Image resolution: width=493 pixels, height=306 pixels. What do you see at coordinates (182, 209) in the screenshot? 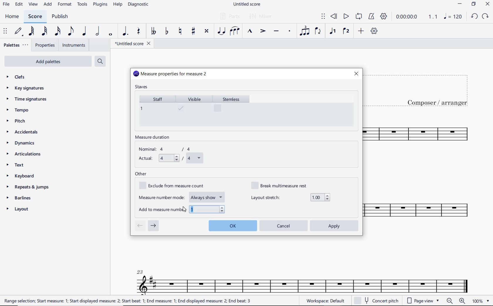
I see `add to measure number` at bounding box center [182, 209].